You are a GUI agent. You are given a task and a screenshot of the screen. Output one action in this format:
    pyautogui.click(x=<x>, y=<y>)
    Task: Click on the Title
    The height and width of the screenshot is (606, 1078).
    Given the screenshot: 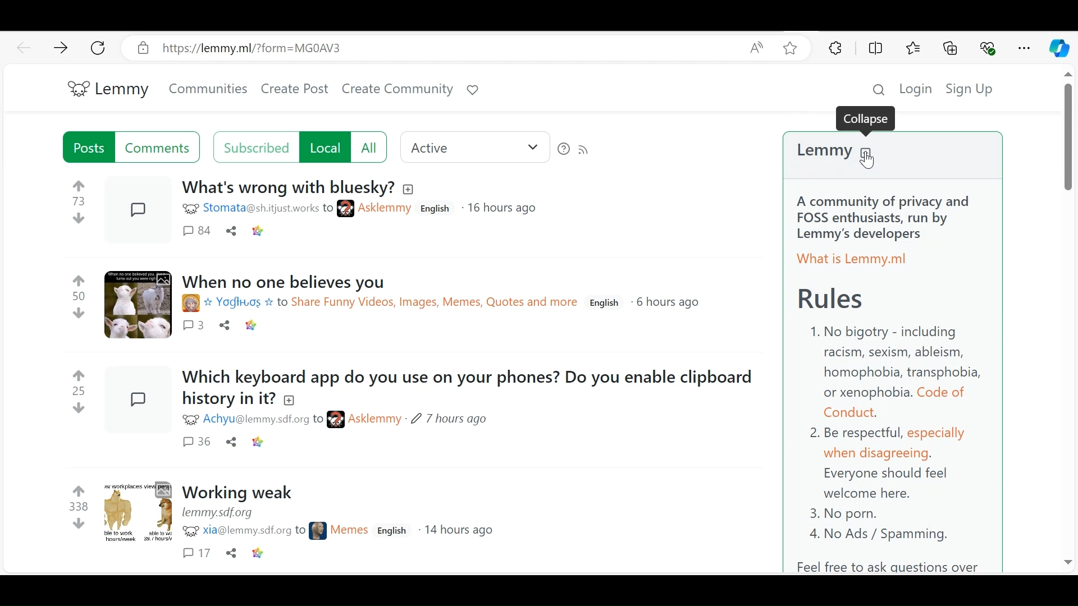 What is the action you would take?
    pyautogui.click(x=288, y=188)
    